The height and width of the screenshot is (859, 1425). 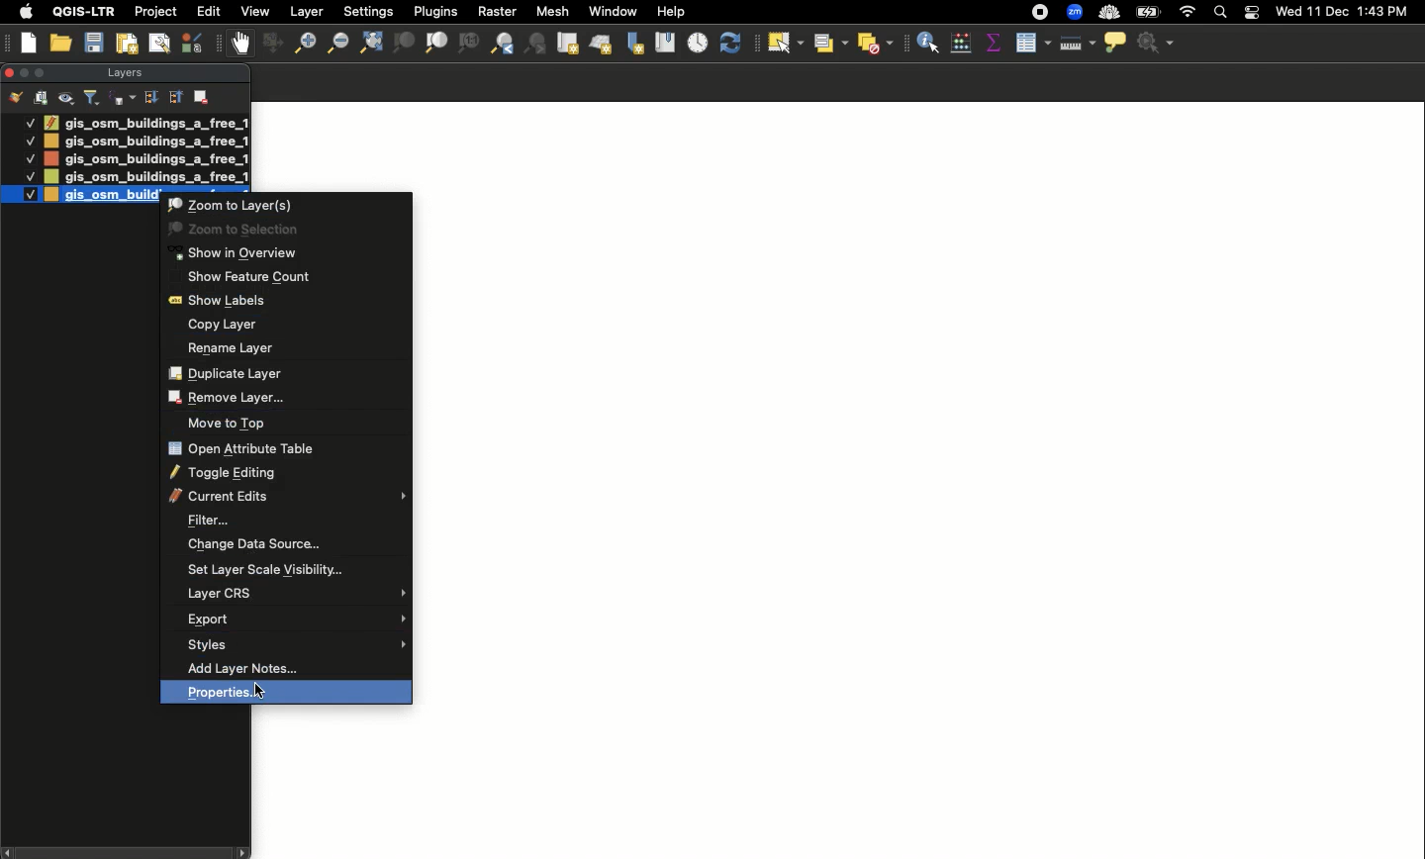 What do you see at coordinates (288, 325) in the screenshot?
I see `Copy layer` at bounding box center [288, 325].